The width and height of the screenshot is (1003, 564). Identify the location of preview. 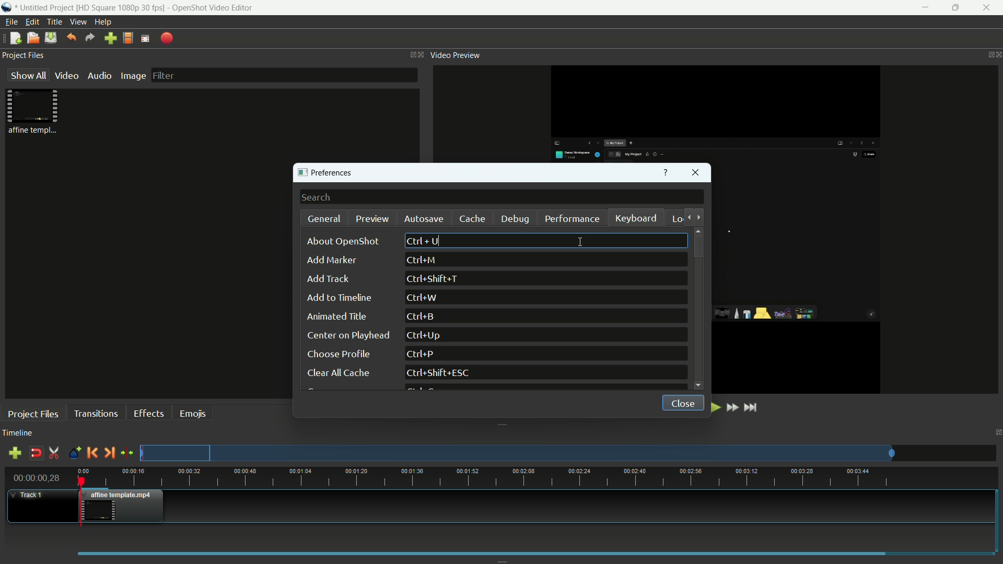
(372, 218).